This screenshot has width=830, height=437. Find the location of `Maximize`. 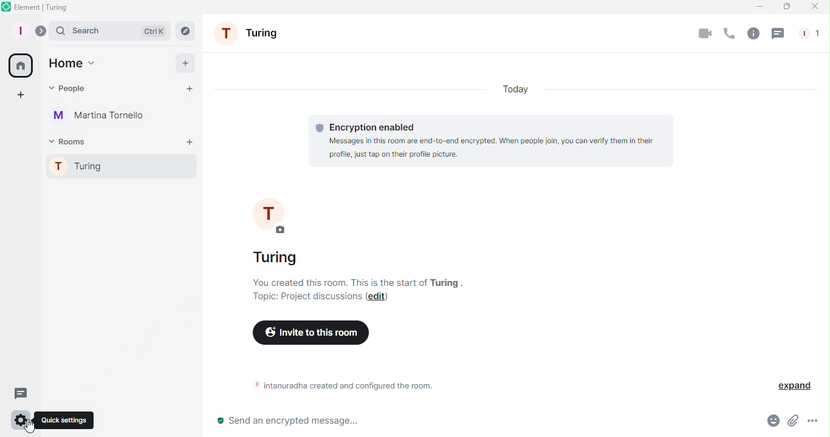

Maximize is located at coordinates (787, 7).